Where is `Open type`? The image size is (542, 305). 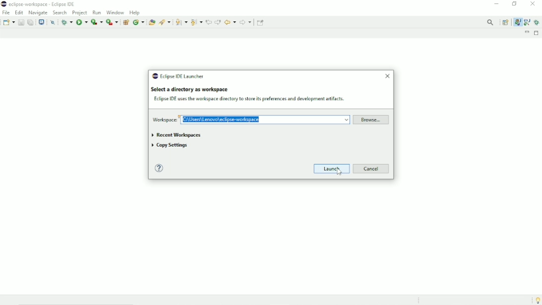 Open type is located at coordinates (151, 22).